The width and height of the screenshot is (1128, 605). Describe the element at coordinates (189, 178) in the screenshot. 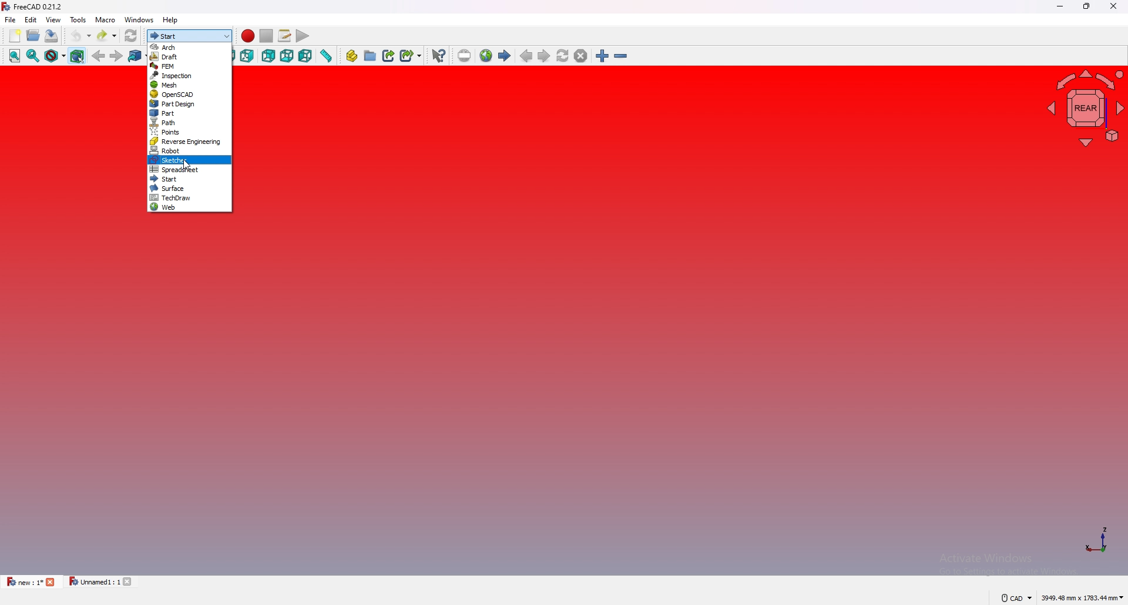

I see `start` at that location.